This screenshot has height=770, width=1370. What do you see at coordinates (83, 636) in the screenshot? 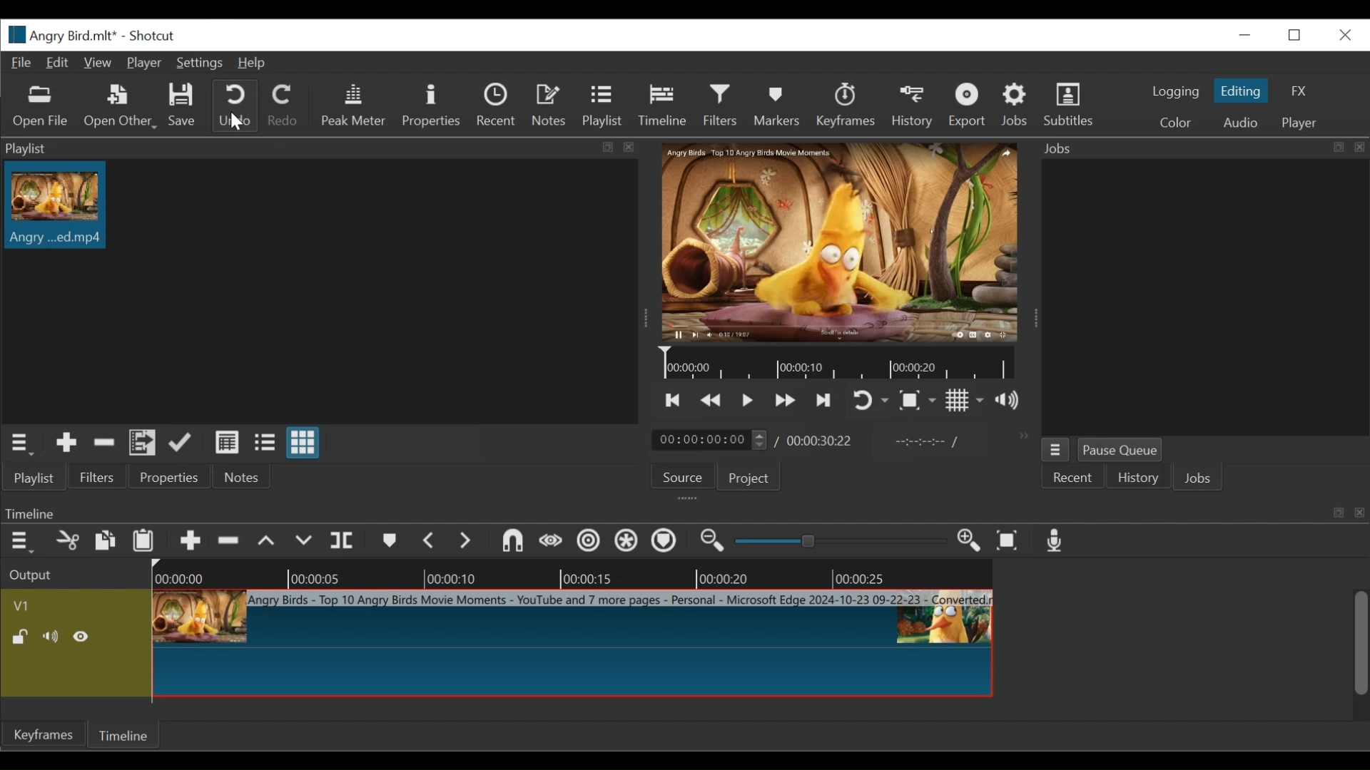
I see `Hide` at bounding box center [83, 636].